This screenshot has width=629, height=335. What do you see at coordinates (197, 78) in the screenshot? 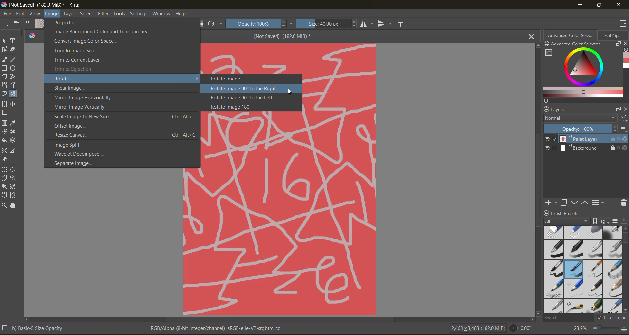
I see `Arrow` at bounding box center [197, 78].